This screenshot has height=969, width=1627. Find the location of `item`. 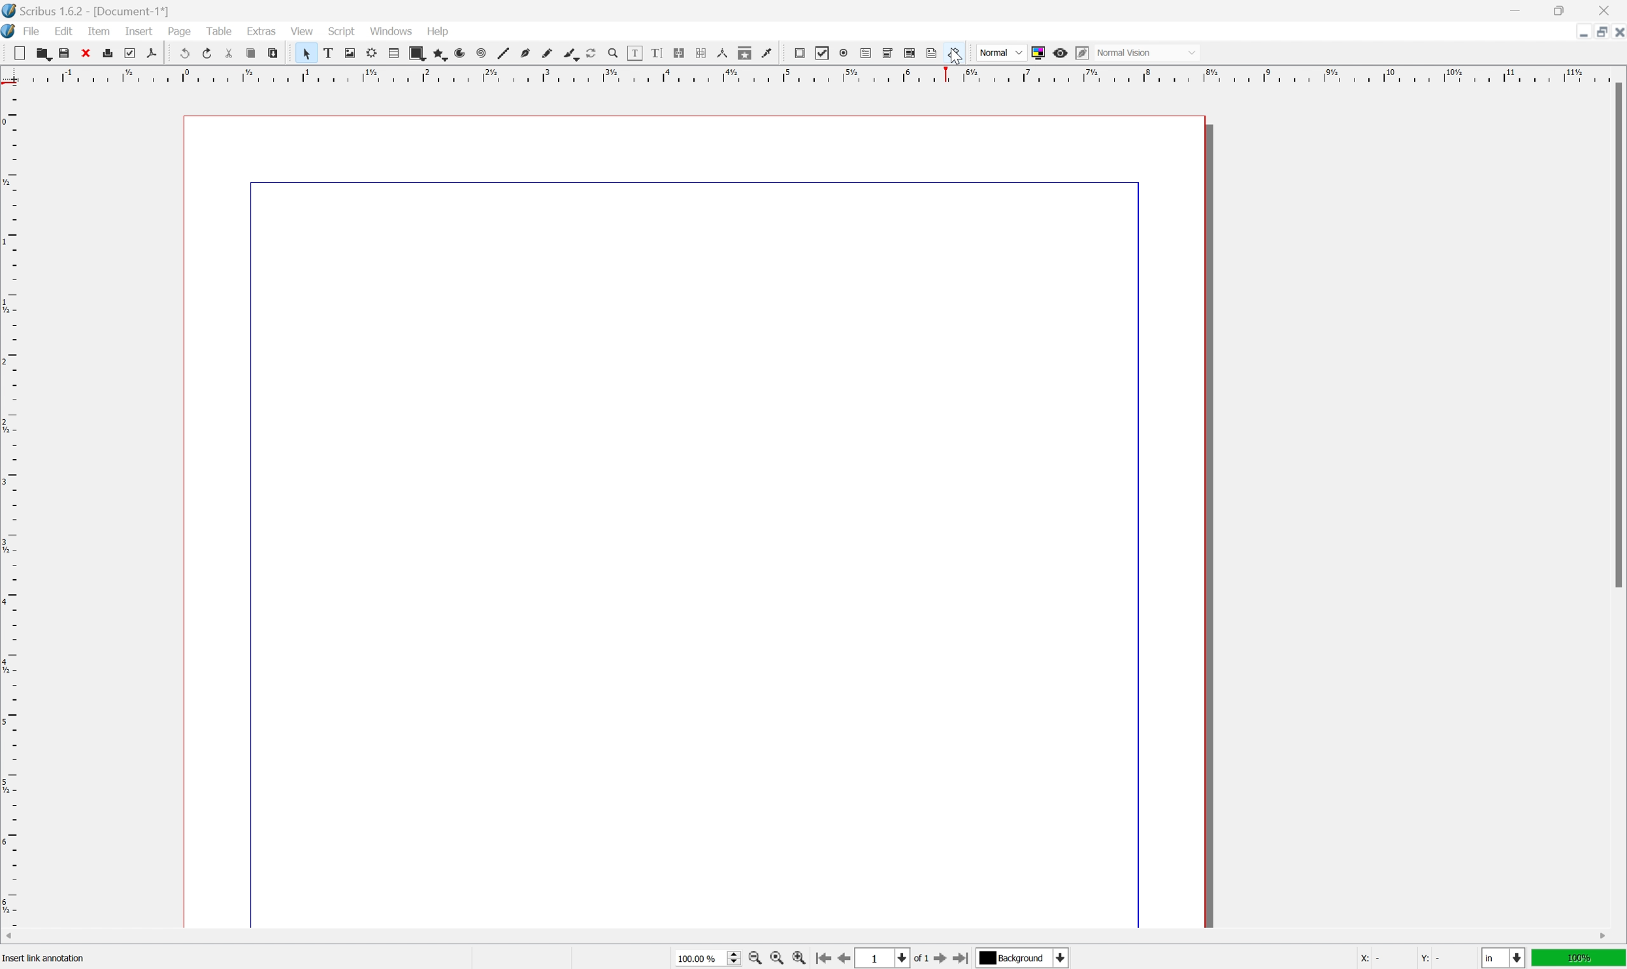

item is located at coordinates (99, 31).